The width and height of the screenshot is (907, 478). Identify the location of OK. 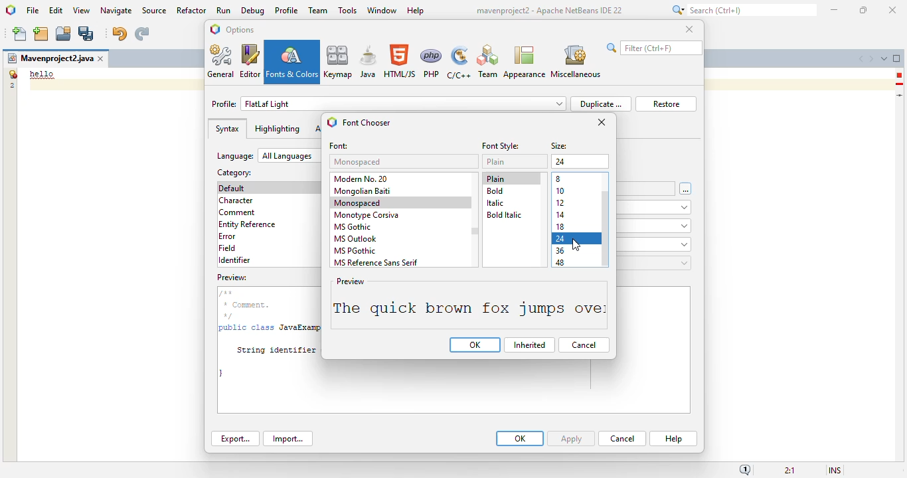
(475, 345).